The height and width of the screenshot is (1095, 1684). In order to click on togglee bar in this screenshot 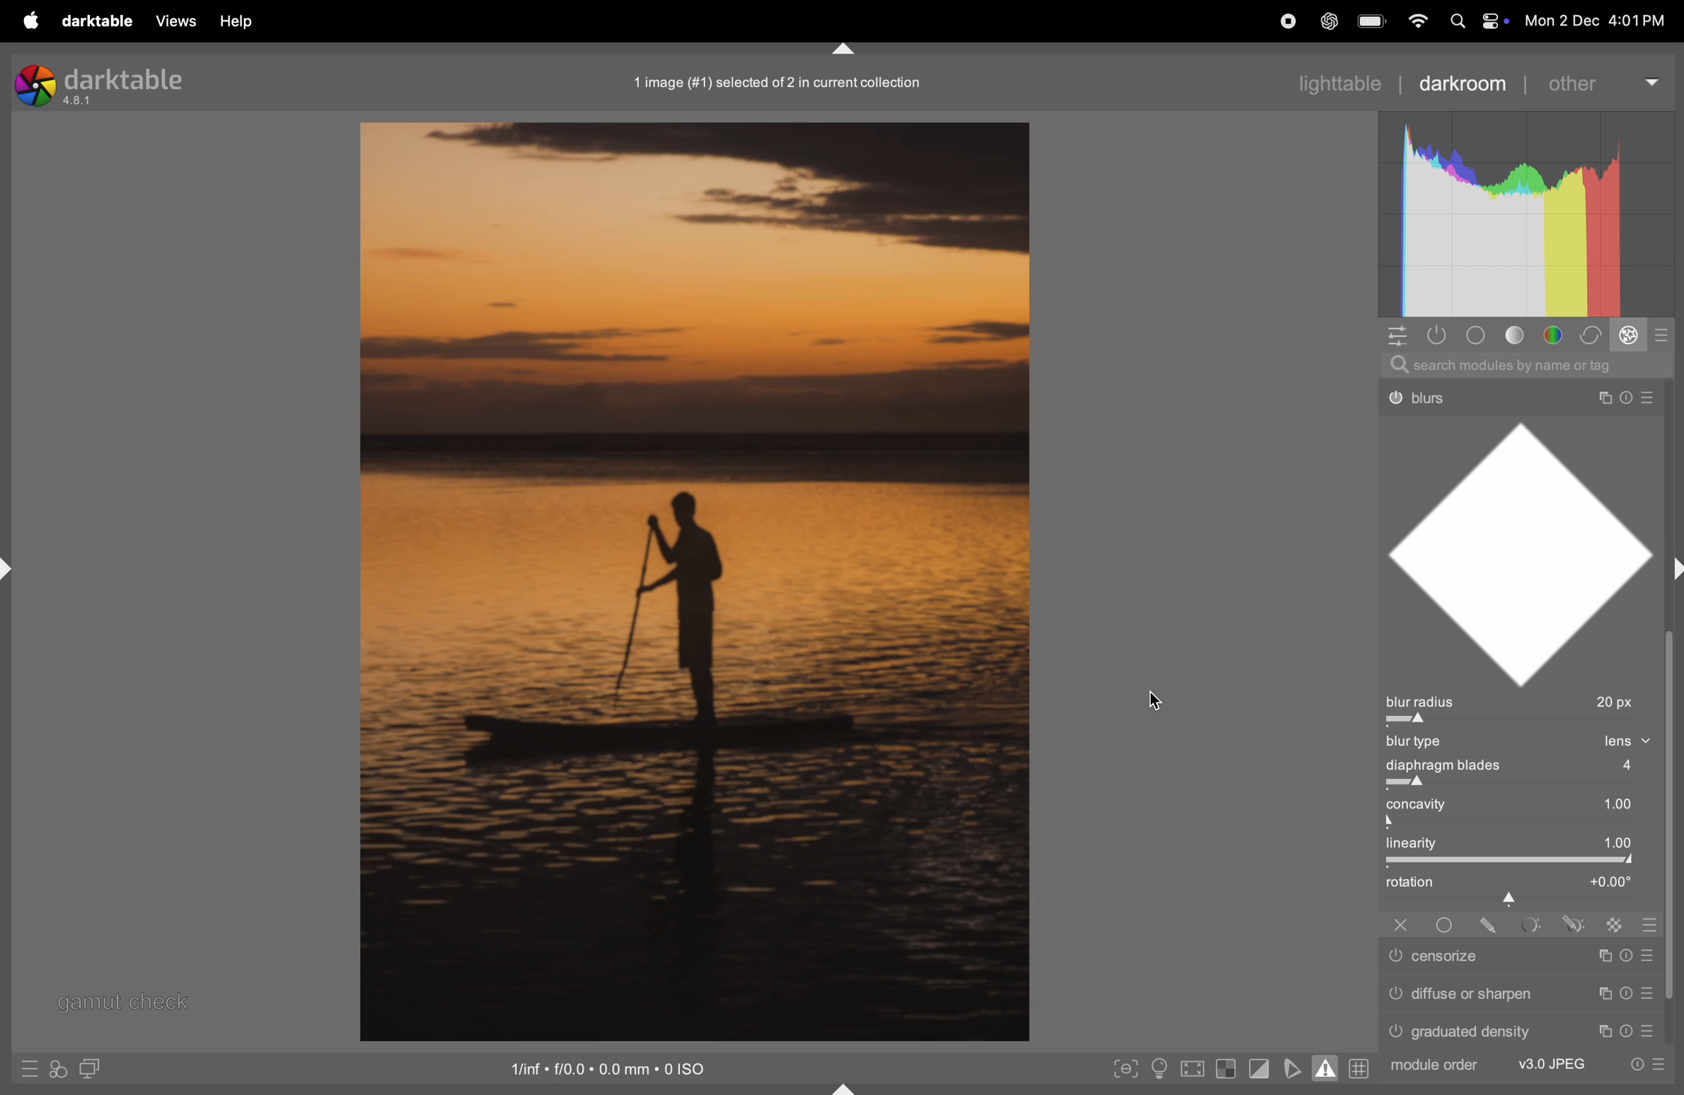, I will do `click(1515, 861)`.